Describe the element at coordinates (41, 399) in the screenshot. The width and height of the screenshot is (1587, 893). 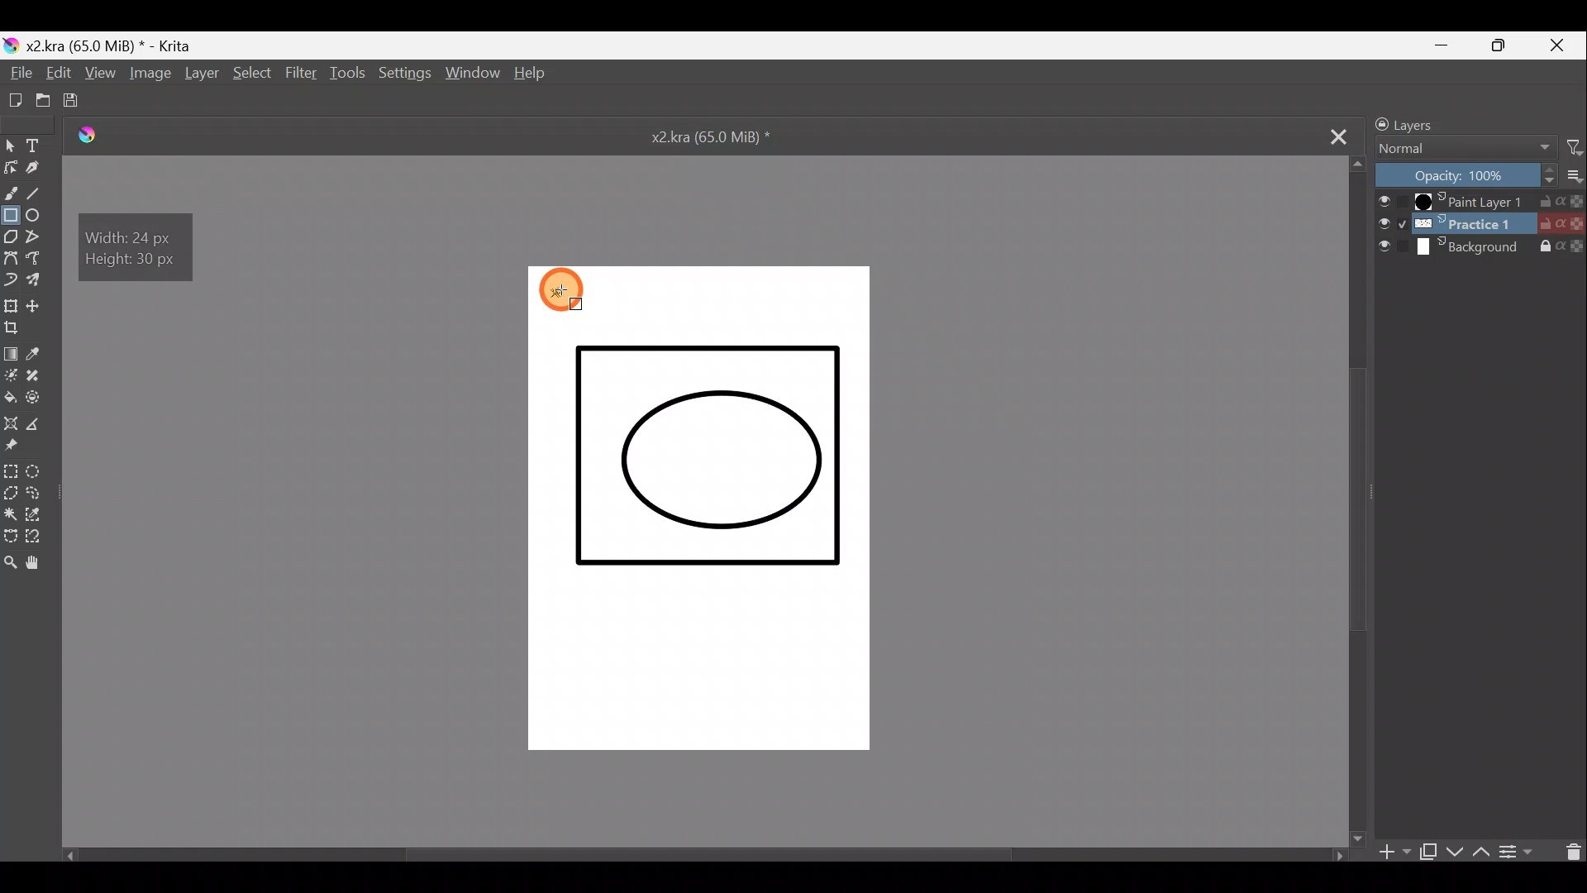
I see `Enclose & fill tool` at that location.